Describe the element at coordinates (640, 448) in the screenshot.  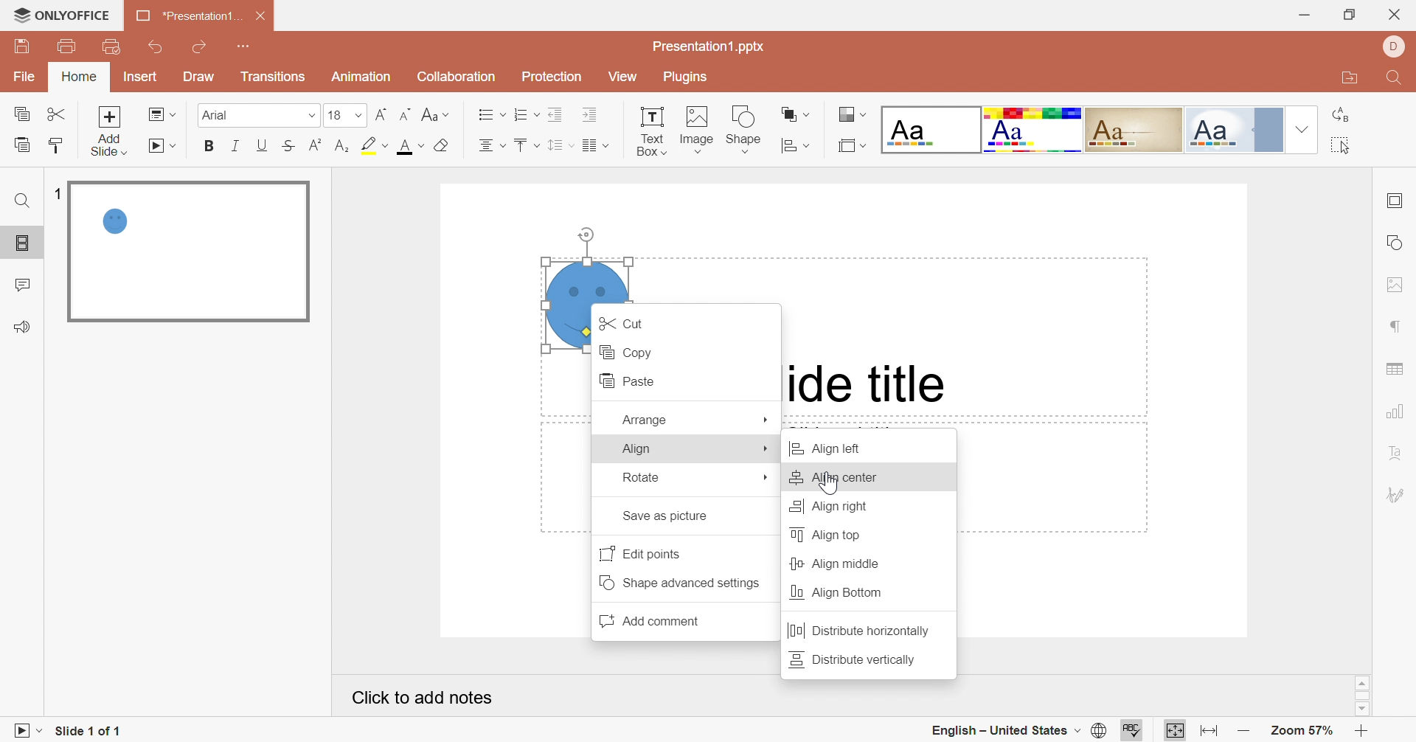
I see `Align` at that location.